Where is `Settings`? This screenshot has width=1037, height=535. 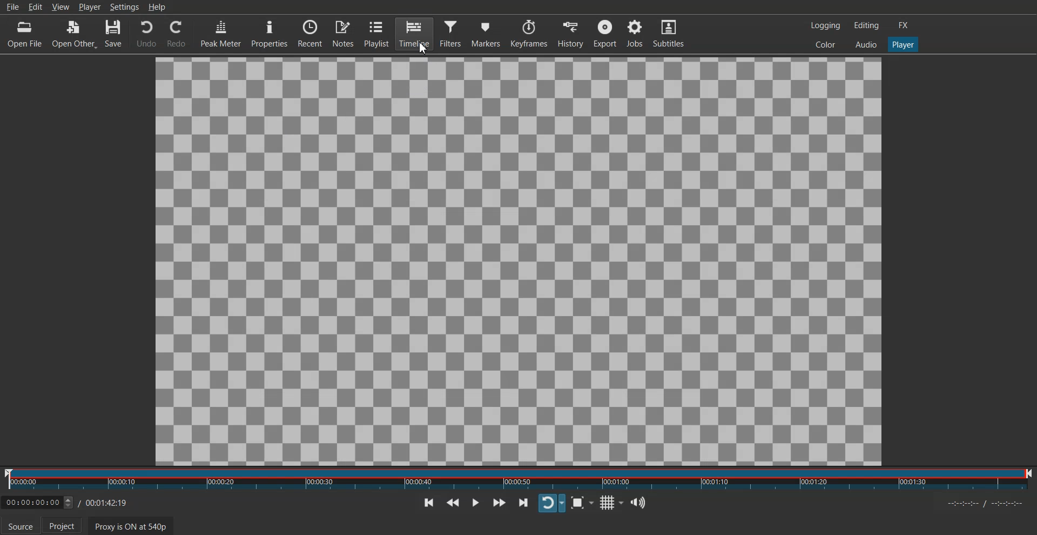
Settings is located at coordinates (124, 6).